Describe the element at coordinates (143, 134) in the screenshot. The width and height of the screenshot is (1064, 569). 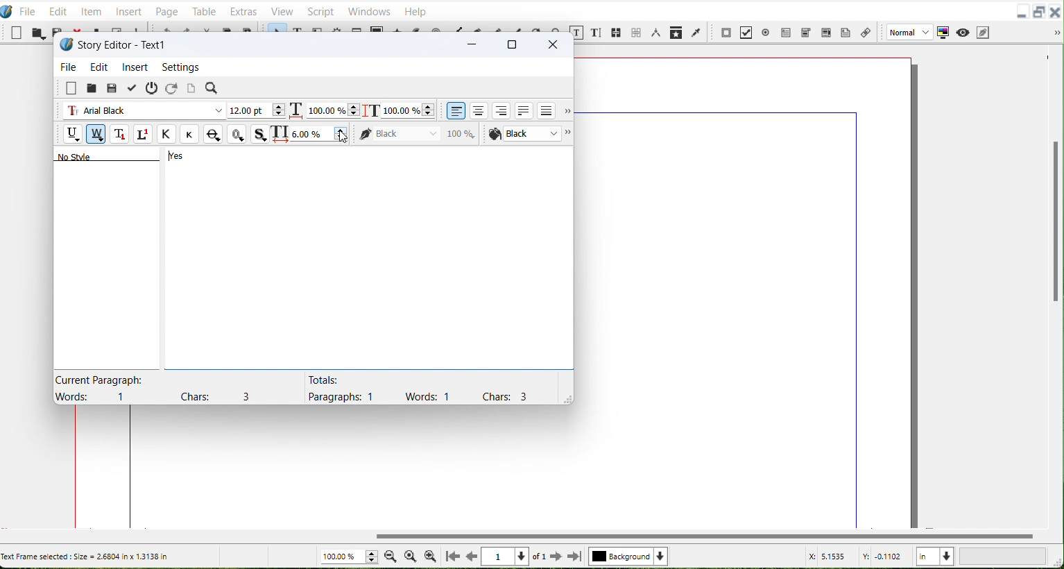
I see `Superscript` at that location.